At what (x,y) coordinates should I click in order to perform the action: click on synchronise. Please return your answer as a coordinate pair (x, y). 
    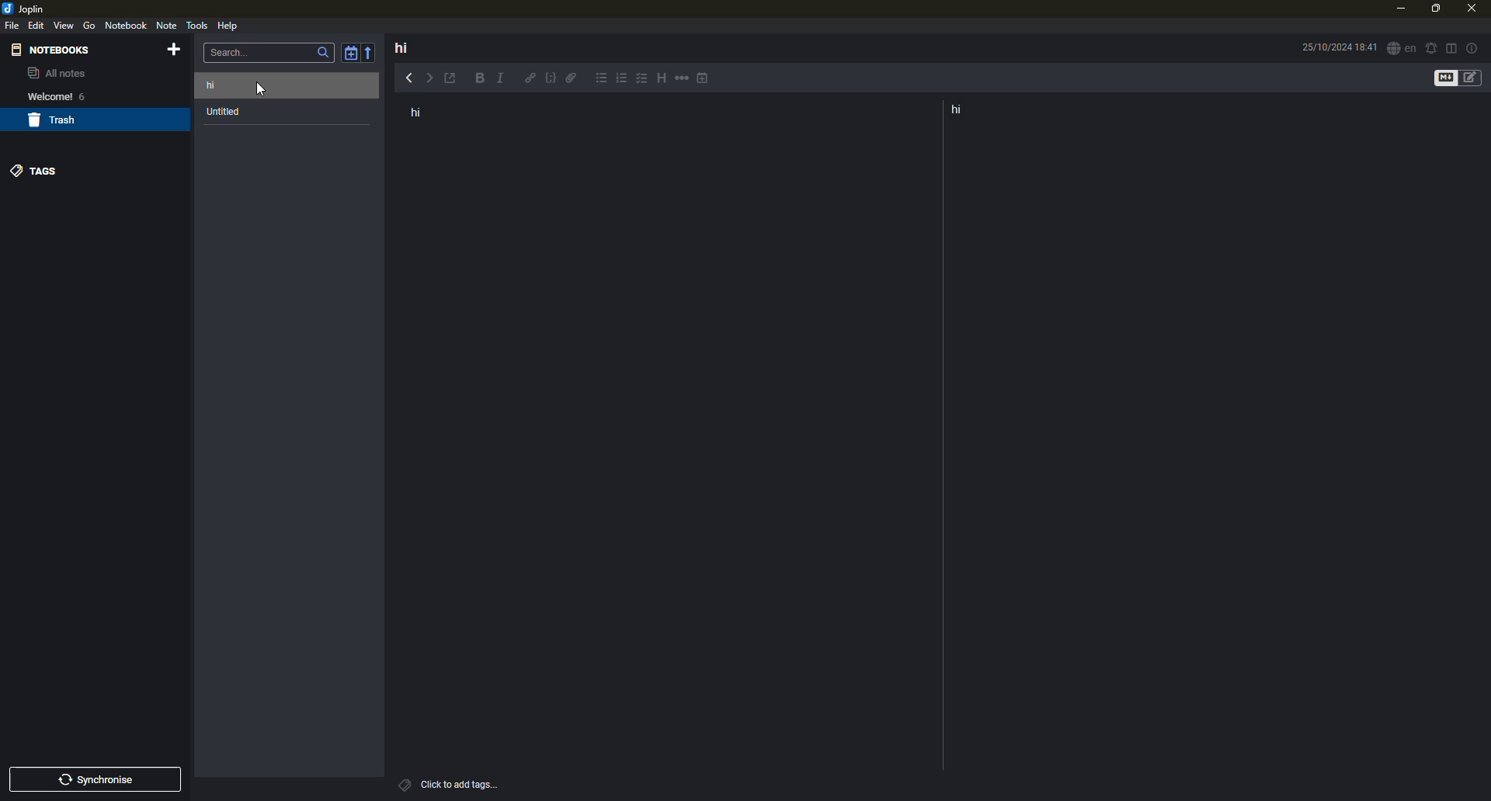
    Looking at the image, I should click on (100, 780).